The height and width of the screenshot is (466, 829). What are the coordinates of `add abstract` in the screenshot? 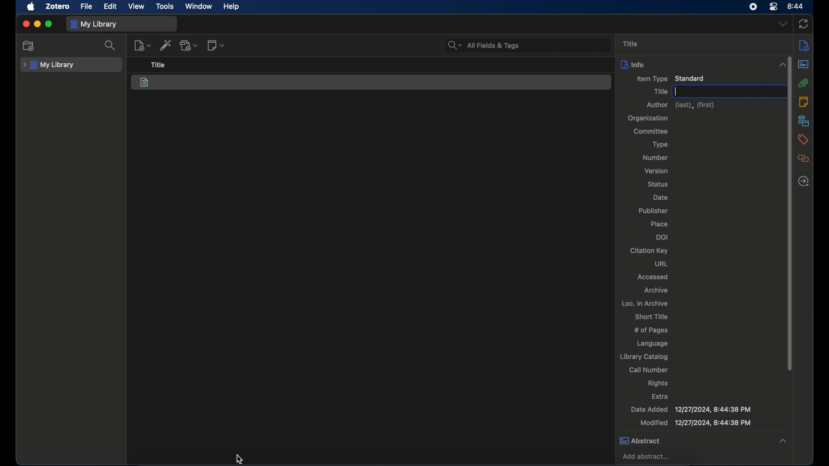 It's located at (647, 457).